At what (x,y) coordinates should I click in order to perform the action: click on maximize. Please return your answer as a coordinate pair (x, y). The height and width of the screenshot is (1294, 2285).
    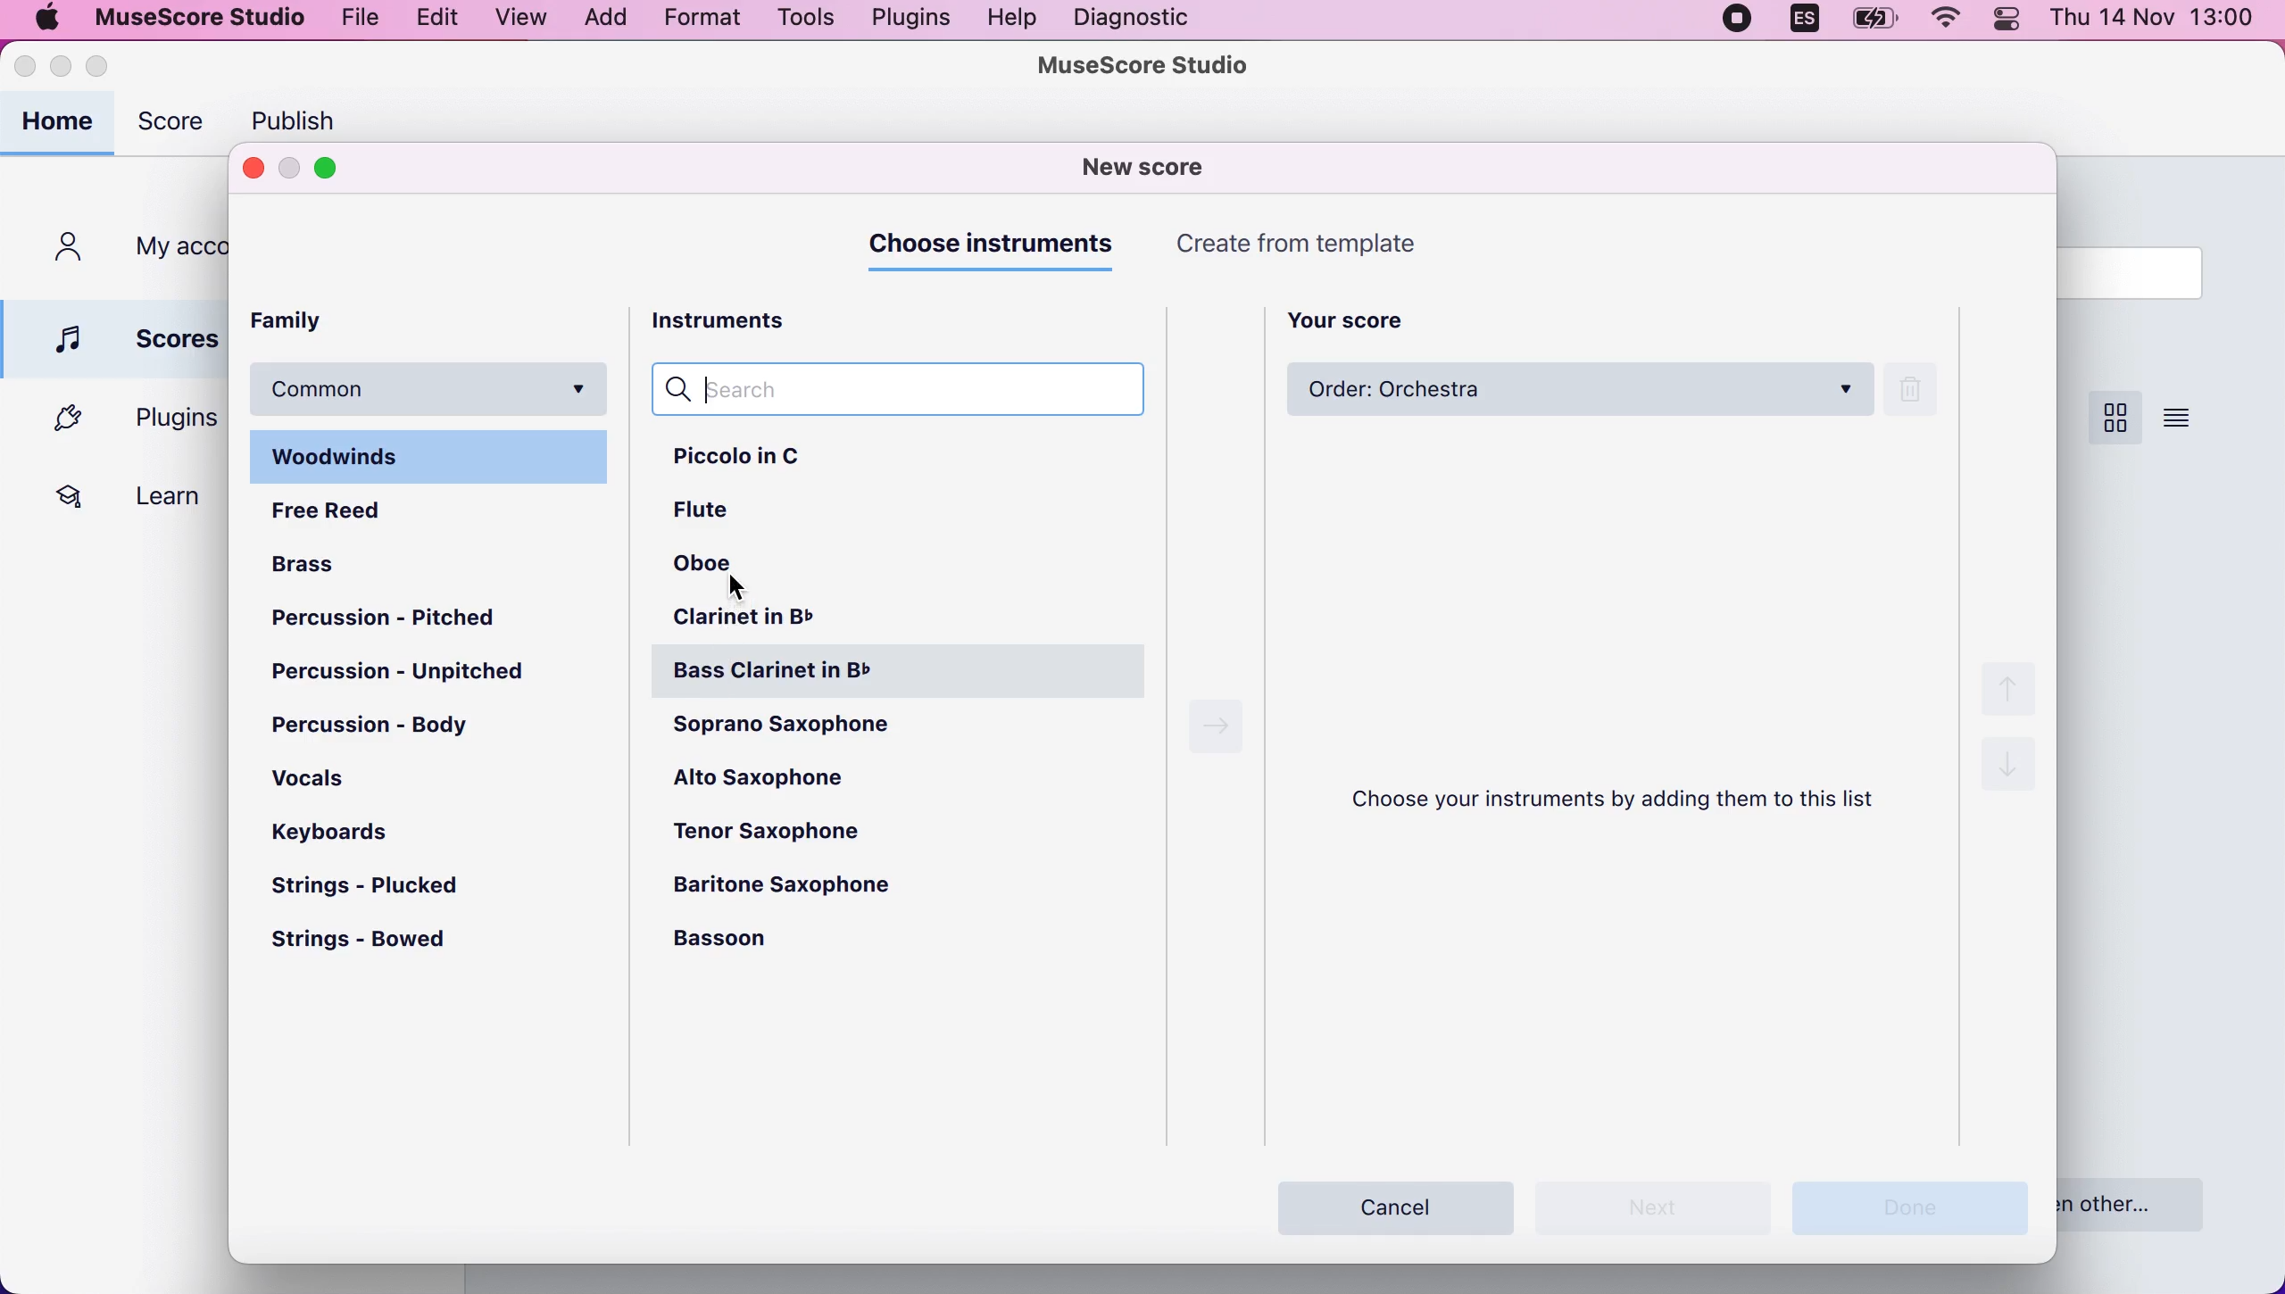
    Looking at the image, I should click on (338, 170).